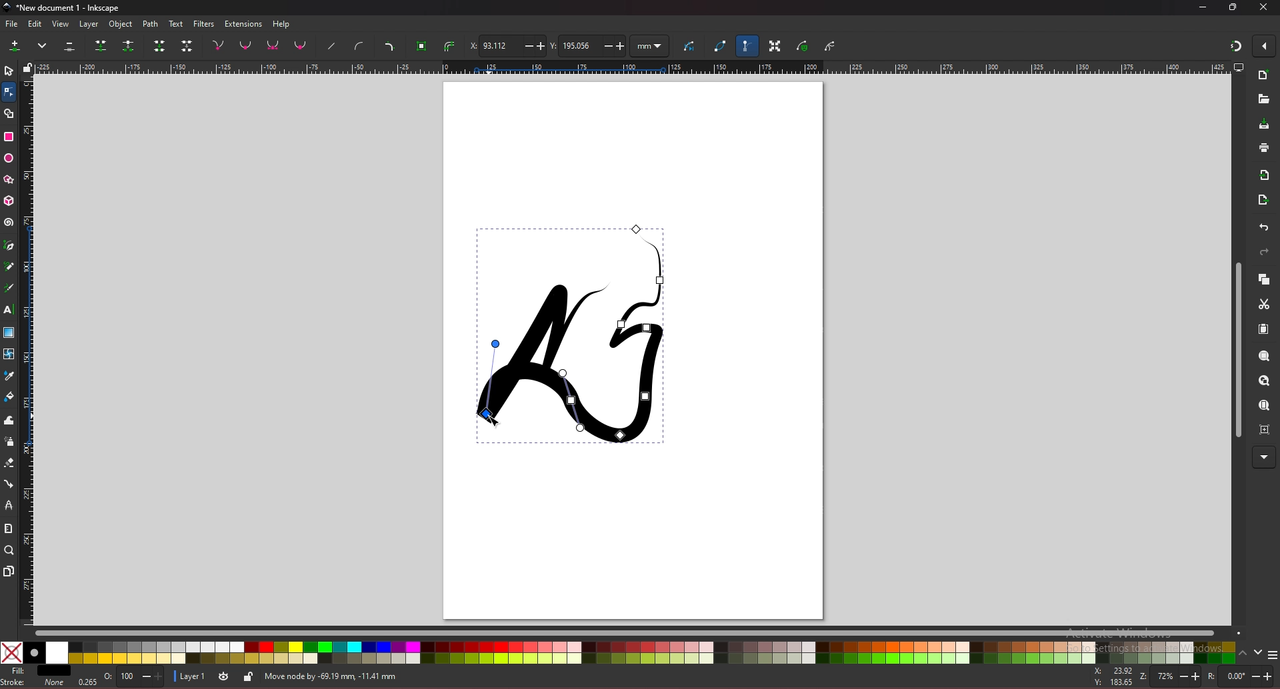 This screenshot has width=1280, height=689. Describe the element at coordinates (1237, 67) in the screenshot. I see `display options` at that location.